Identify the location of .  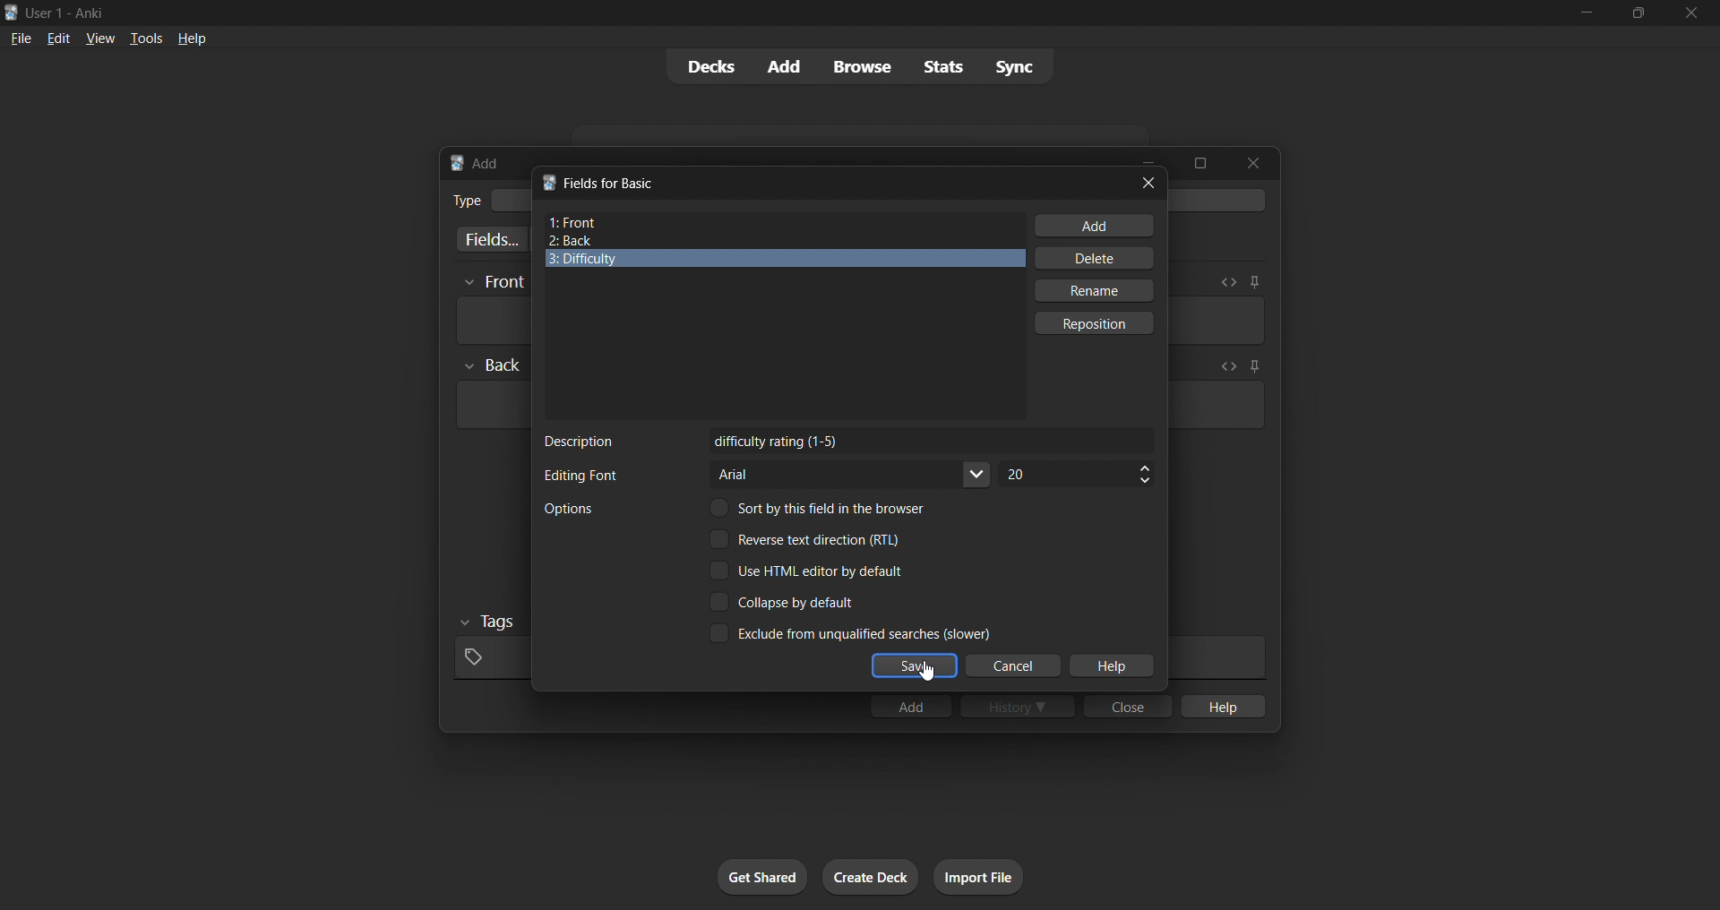
(494, 283).